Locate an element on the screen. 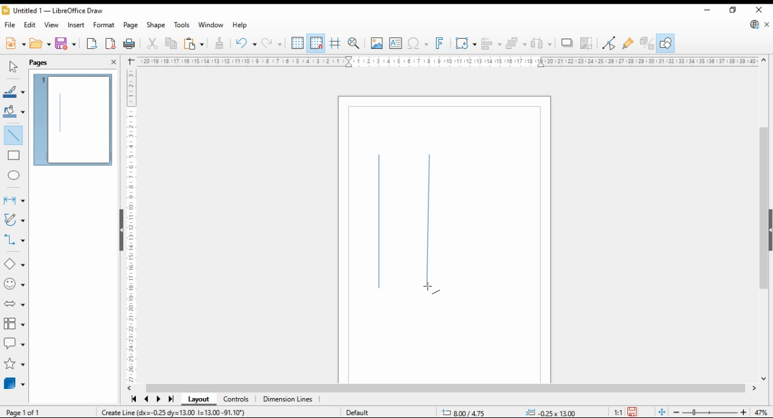  clone formatting is located at coordinates (219, 42).